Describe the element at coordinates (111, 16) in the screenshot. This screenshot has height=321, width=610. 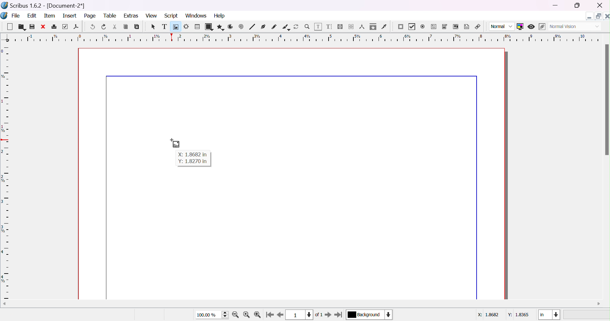
I see `table` at that location.